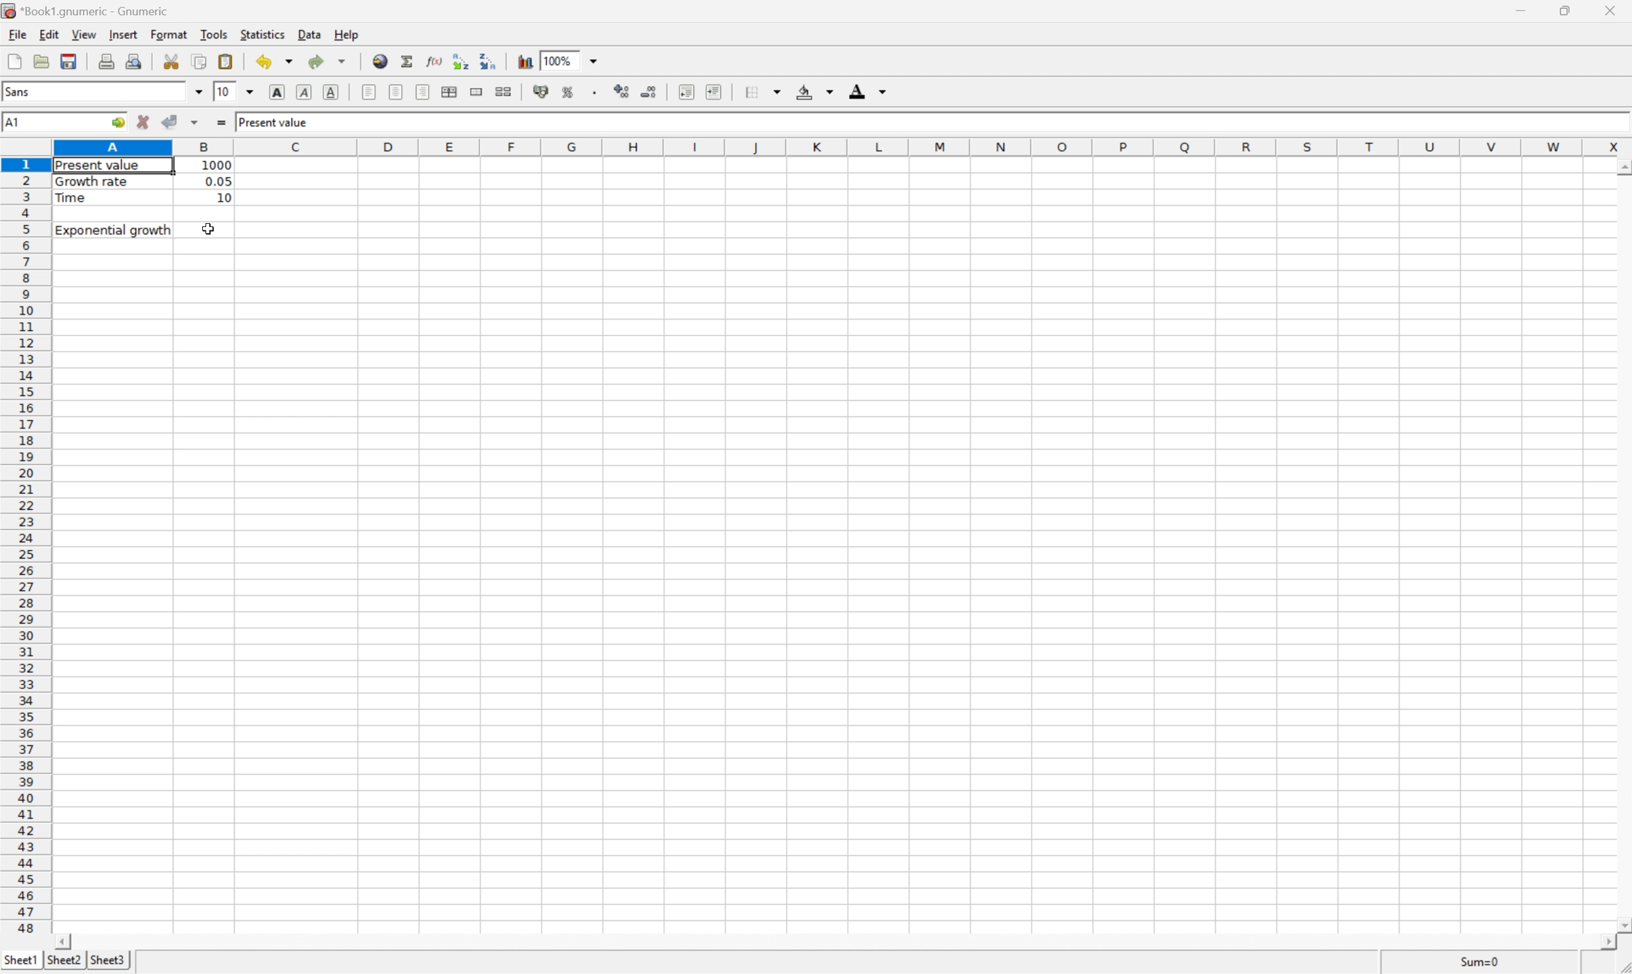  I want to click on Print the current file, so click(107, 62).